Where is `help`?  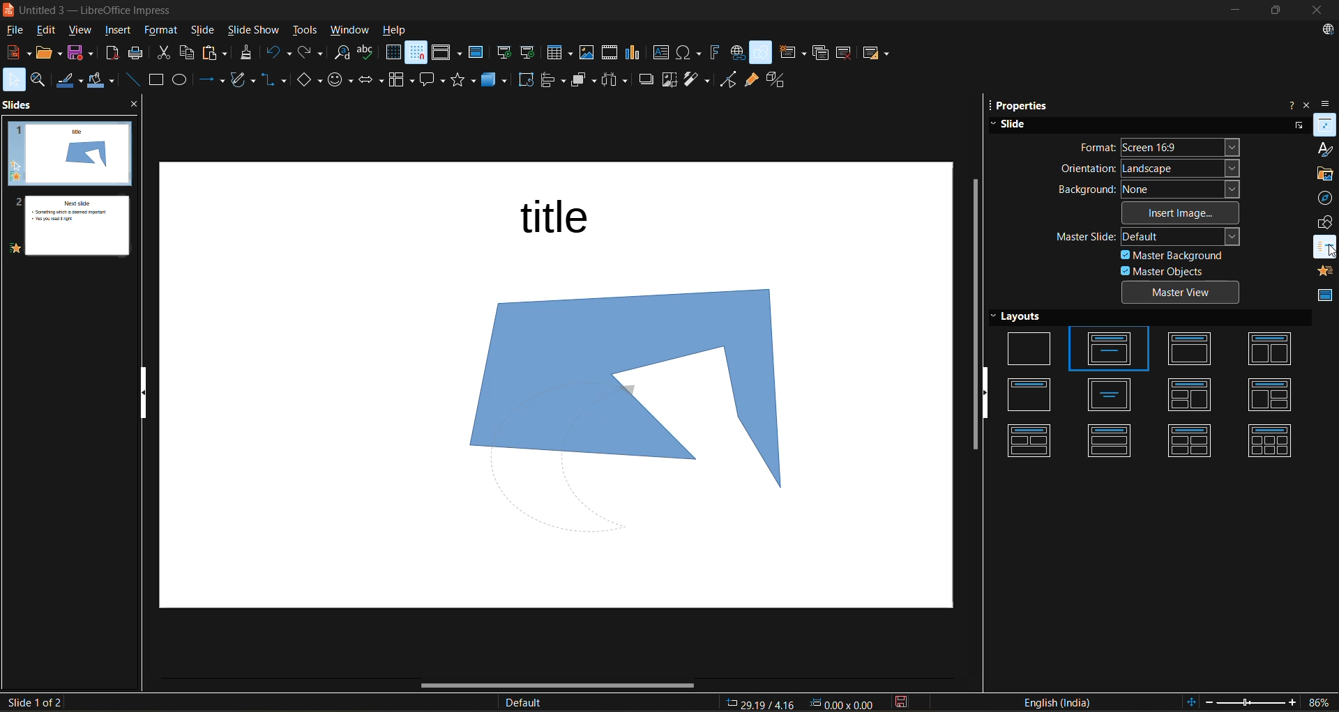 help is located at coordinates (402, 29).